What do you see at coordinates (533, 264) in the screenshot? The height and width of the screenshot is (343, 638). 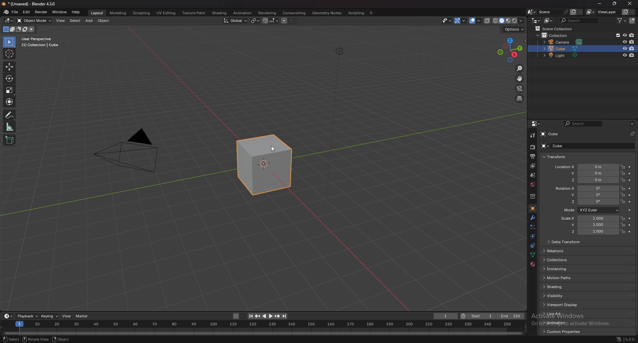 I see `material` at bounding box center [533, 264].